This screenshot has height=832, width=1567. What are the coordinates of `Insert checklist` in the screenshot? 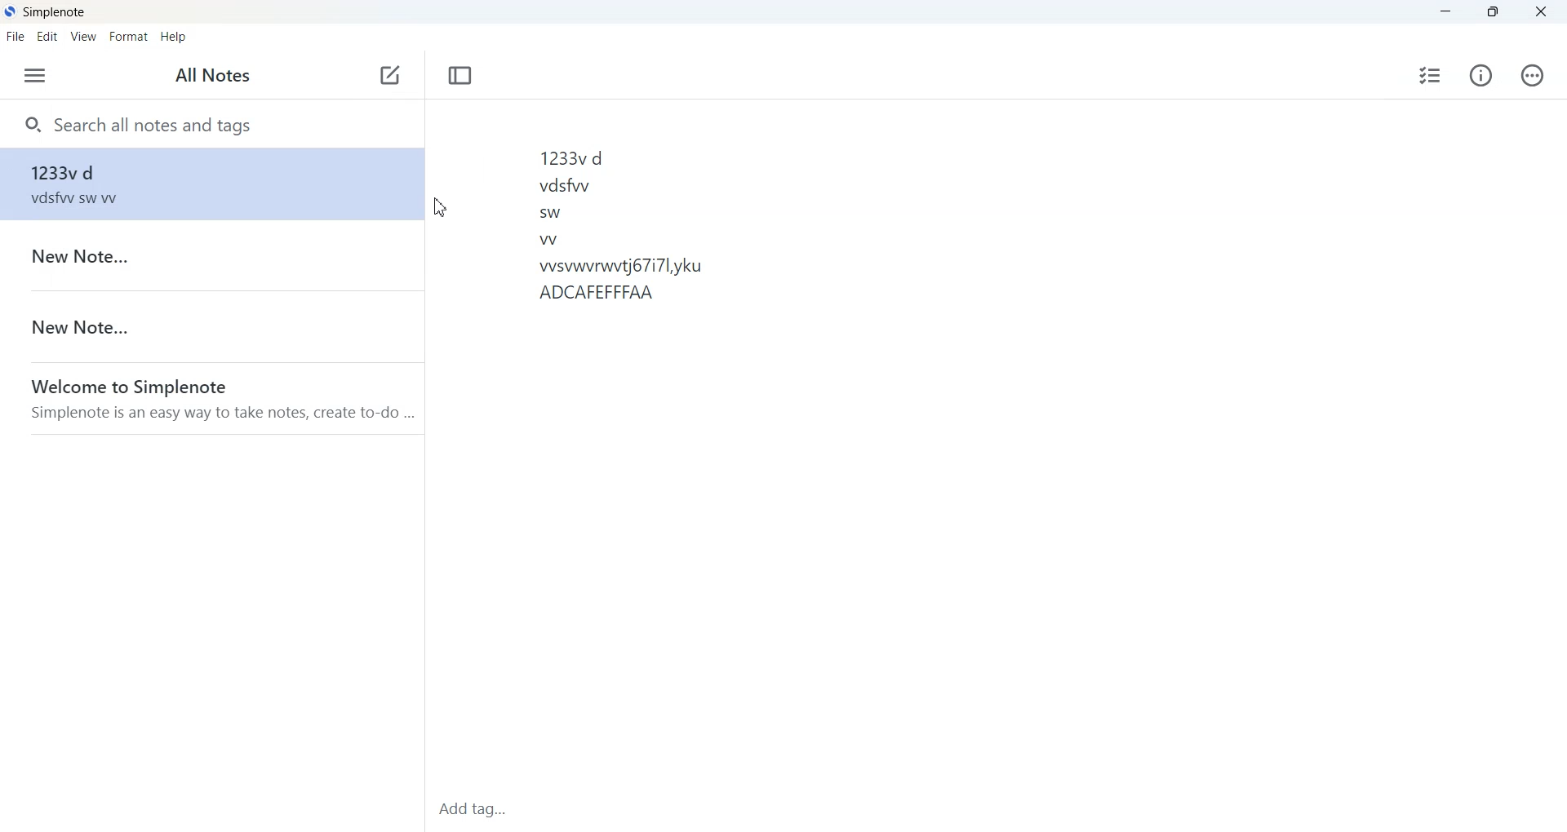 It's located at (1430, 75).